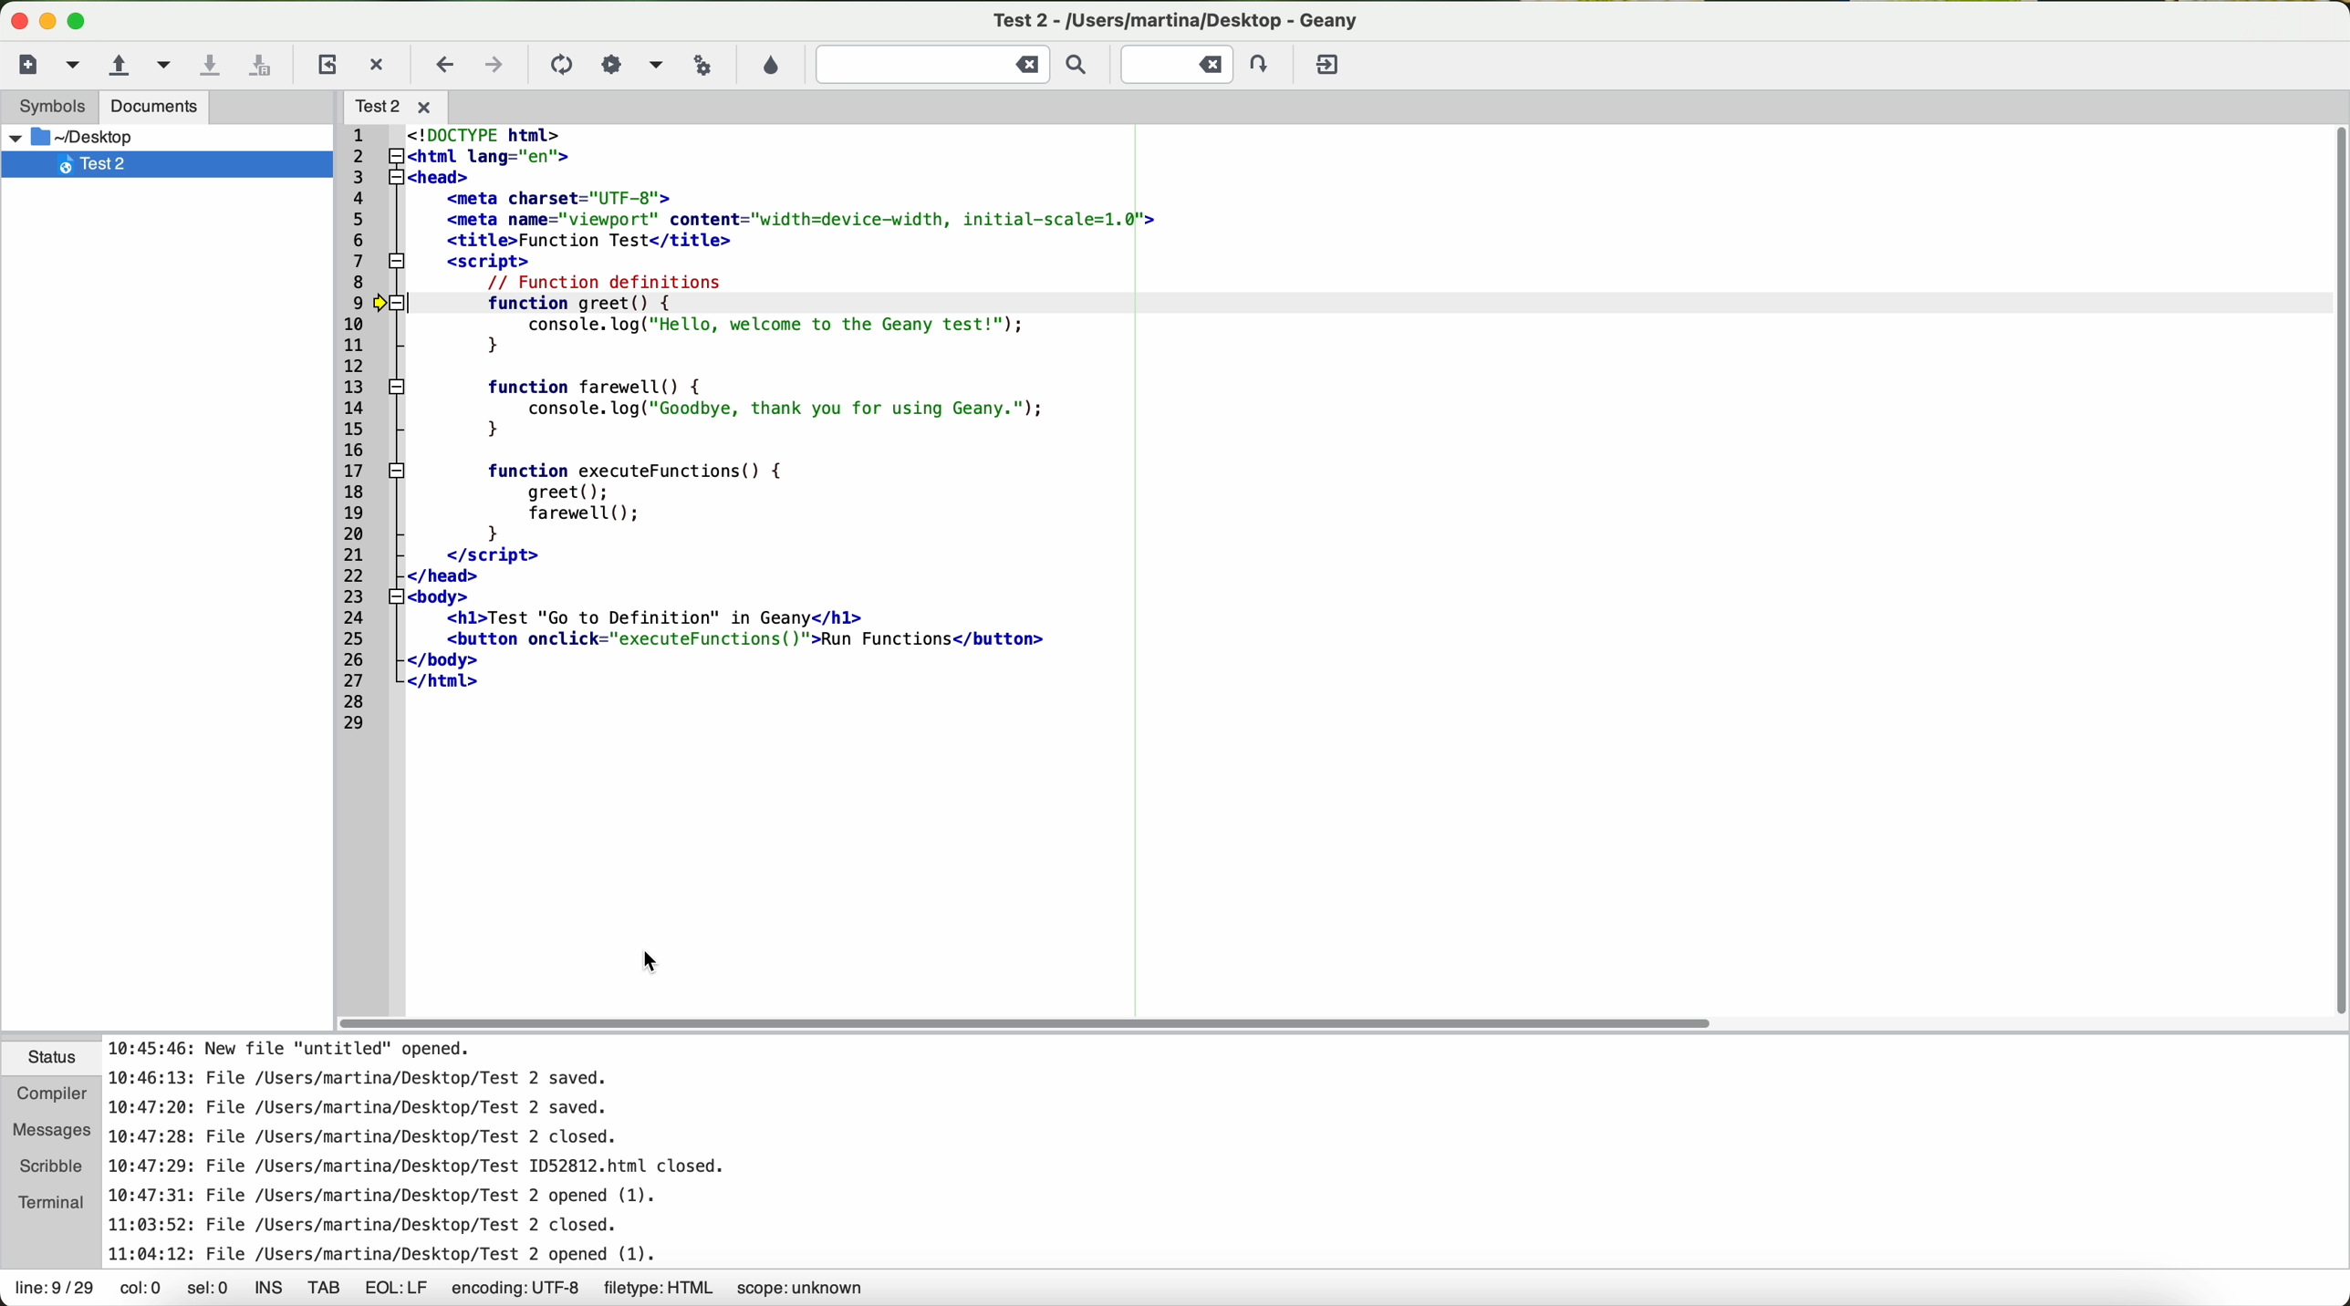  What do you see at coordinates (653, 67) in the screenshot?
I see `icon` at bounding box center [653, 67].